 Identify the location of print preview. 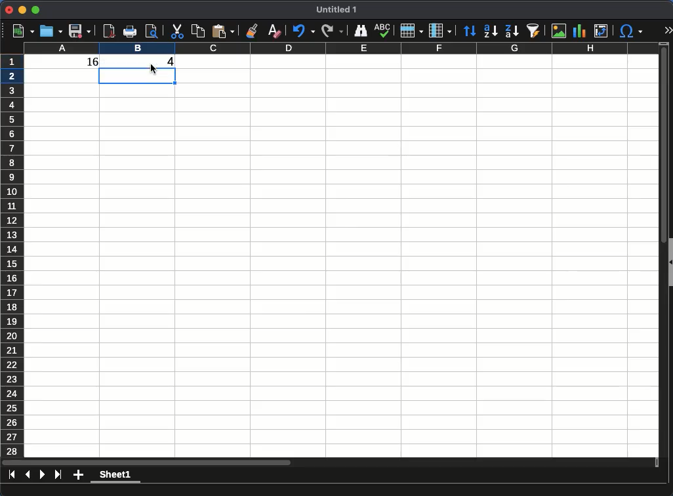
(152, 33).